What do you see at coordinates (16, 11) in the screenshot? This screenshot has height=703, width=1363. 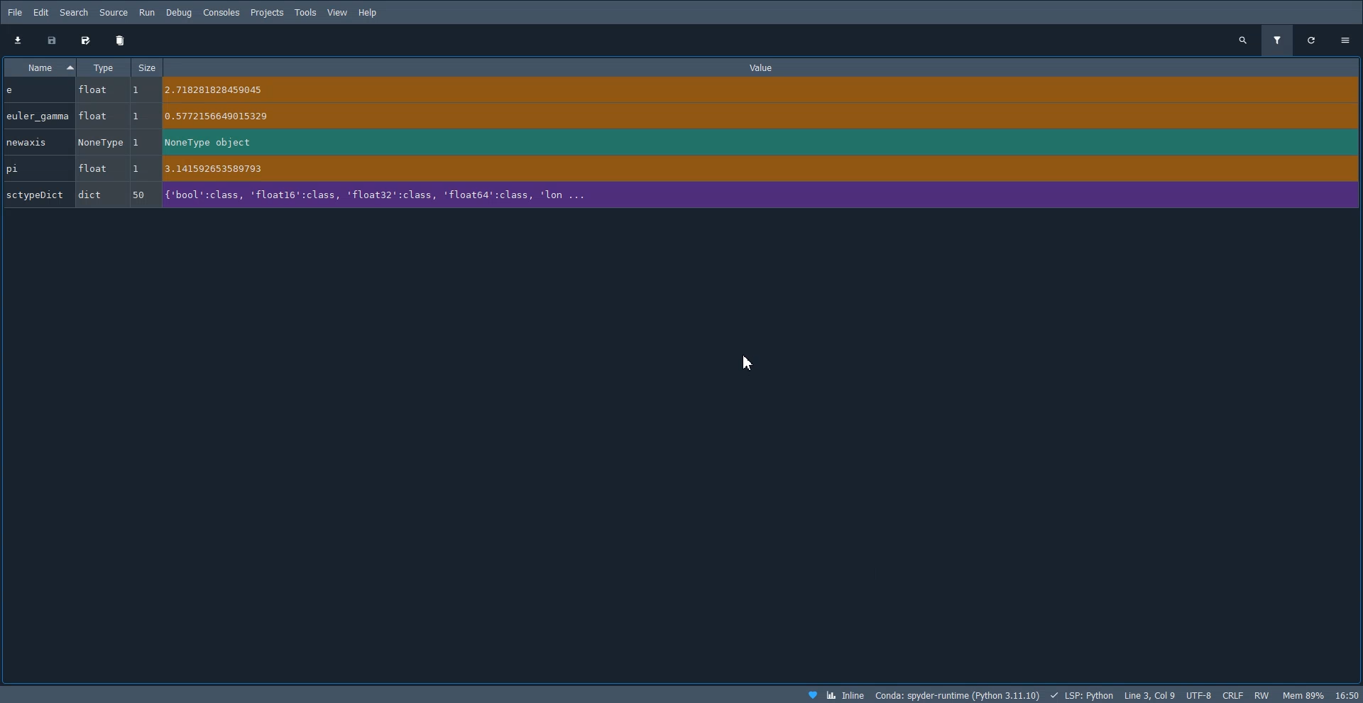 I see `File` at bounding box center [16, 11].